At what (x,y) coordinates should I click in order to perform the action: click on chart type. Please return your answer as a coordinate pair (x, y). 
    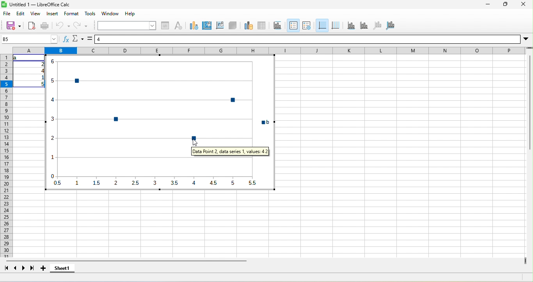
    Looking at the image, I should click on (194, 26).